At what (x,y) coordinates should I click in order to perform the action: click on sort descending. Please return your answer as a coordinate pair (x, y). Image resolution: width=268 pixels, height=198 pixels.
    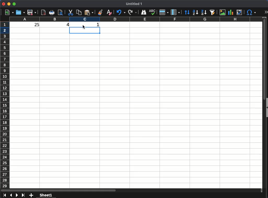
    Looking at the image, I should click on (204, 12).